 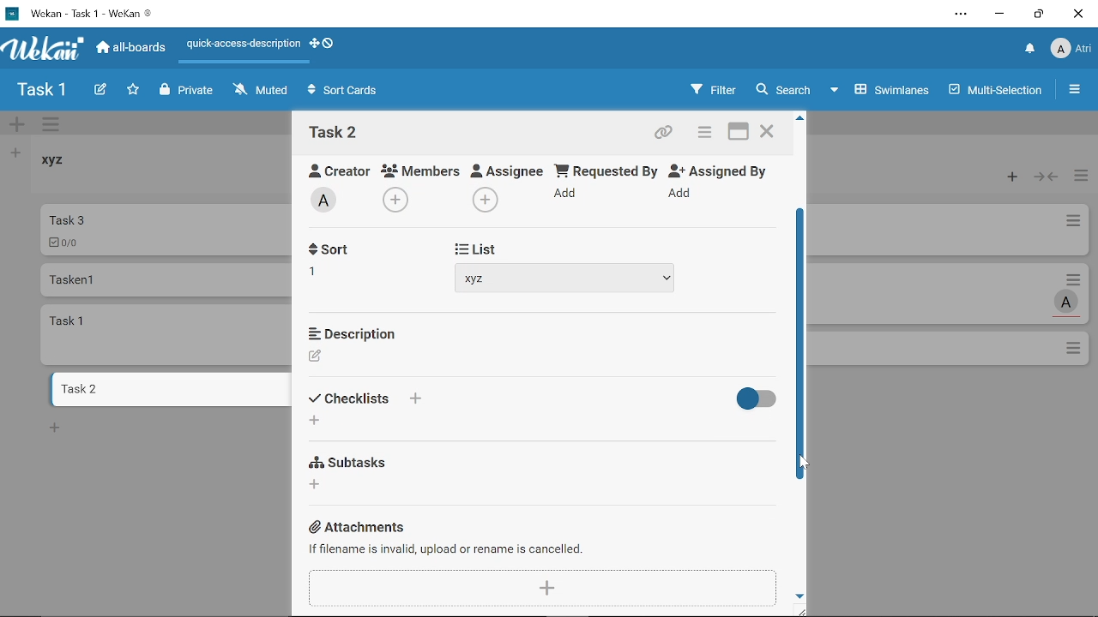 What do you see at coordinates (313, 44) in the screenshot?
I see `Show desktop drag handles` at bounding box center [313, 44].